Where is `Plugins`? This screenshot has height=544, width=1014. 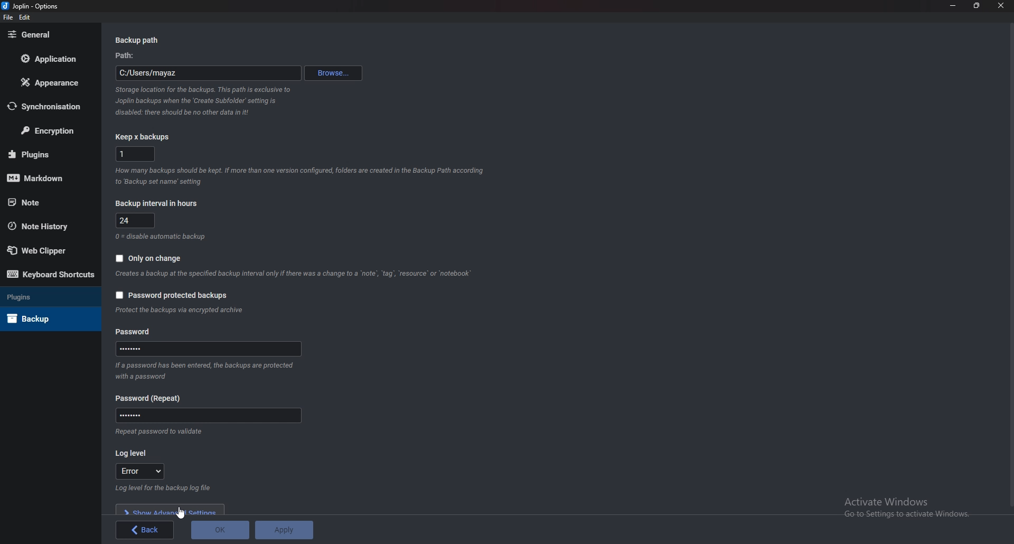
Plugins is located at coordinates (48, 154).